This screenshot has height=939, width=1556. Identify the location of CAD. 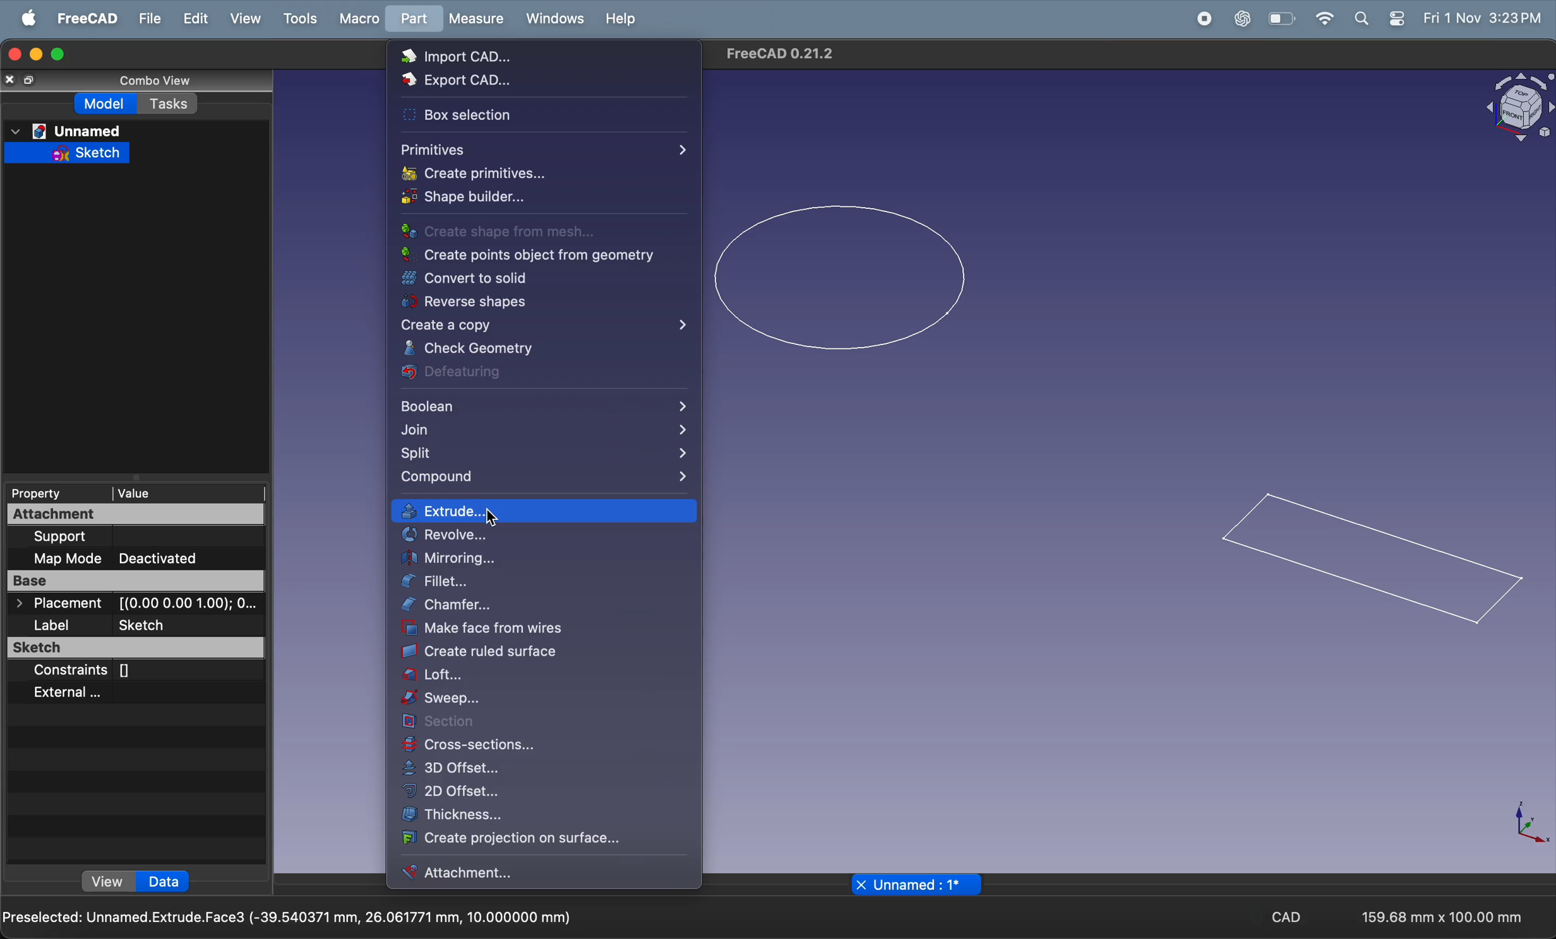
(1287, 916).